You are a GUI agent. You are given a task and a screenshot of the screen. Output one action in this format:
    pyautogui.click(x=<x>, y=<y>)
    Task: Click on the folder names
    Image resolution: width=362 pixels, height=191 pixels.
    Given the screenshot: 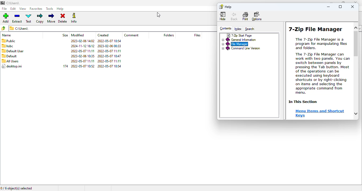 What is the action you would take?
    pyautogui.click(x=12, y=54)
    